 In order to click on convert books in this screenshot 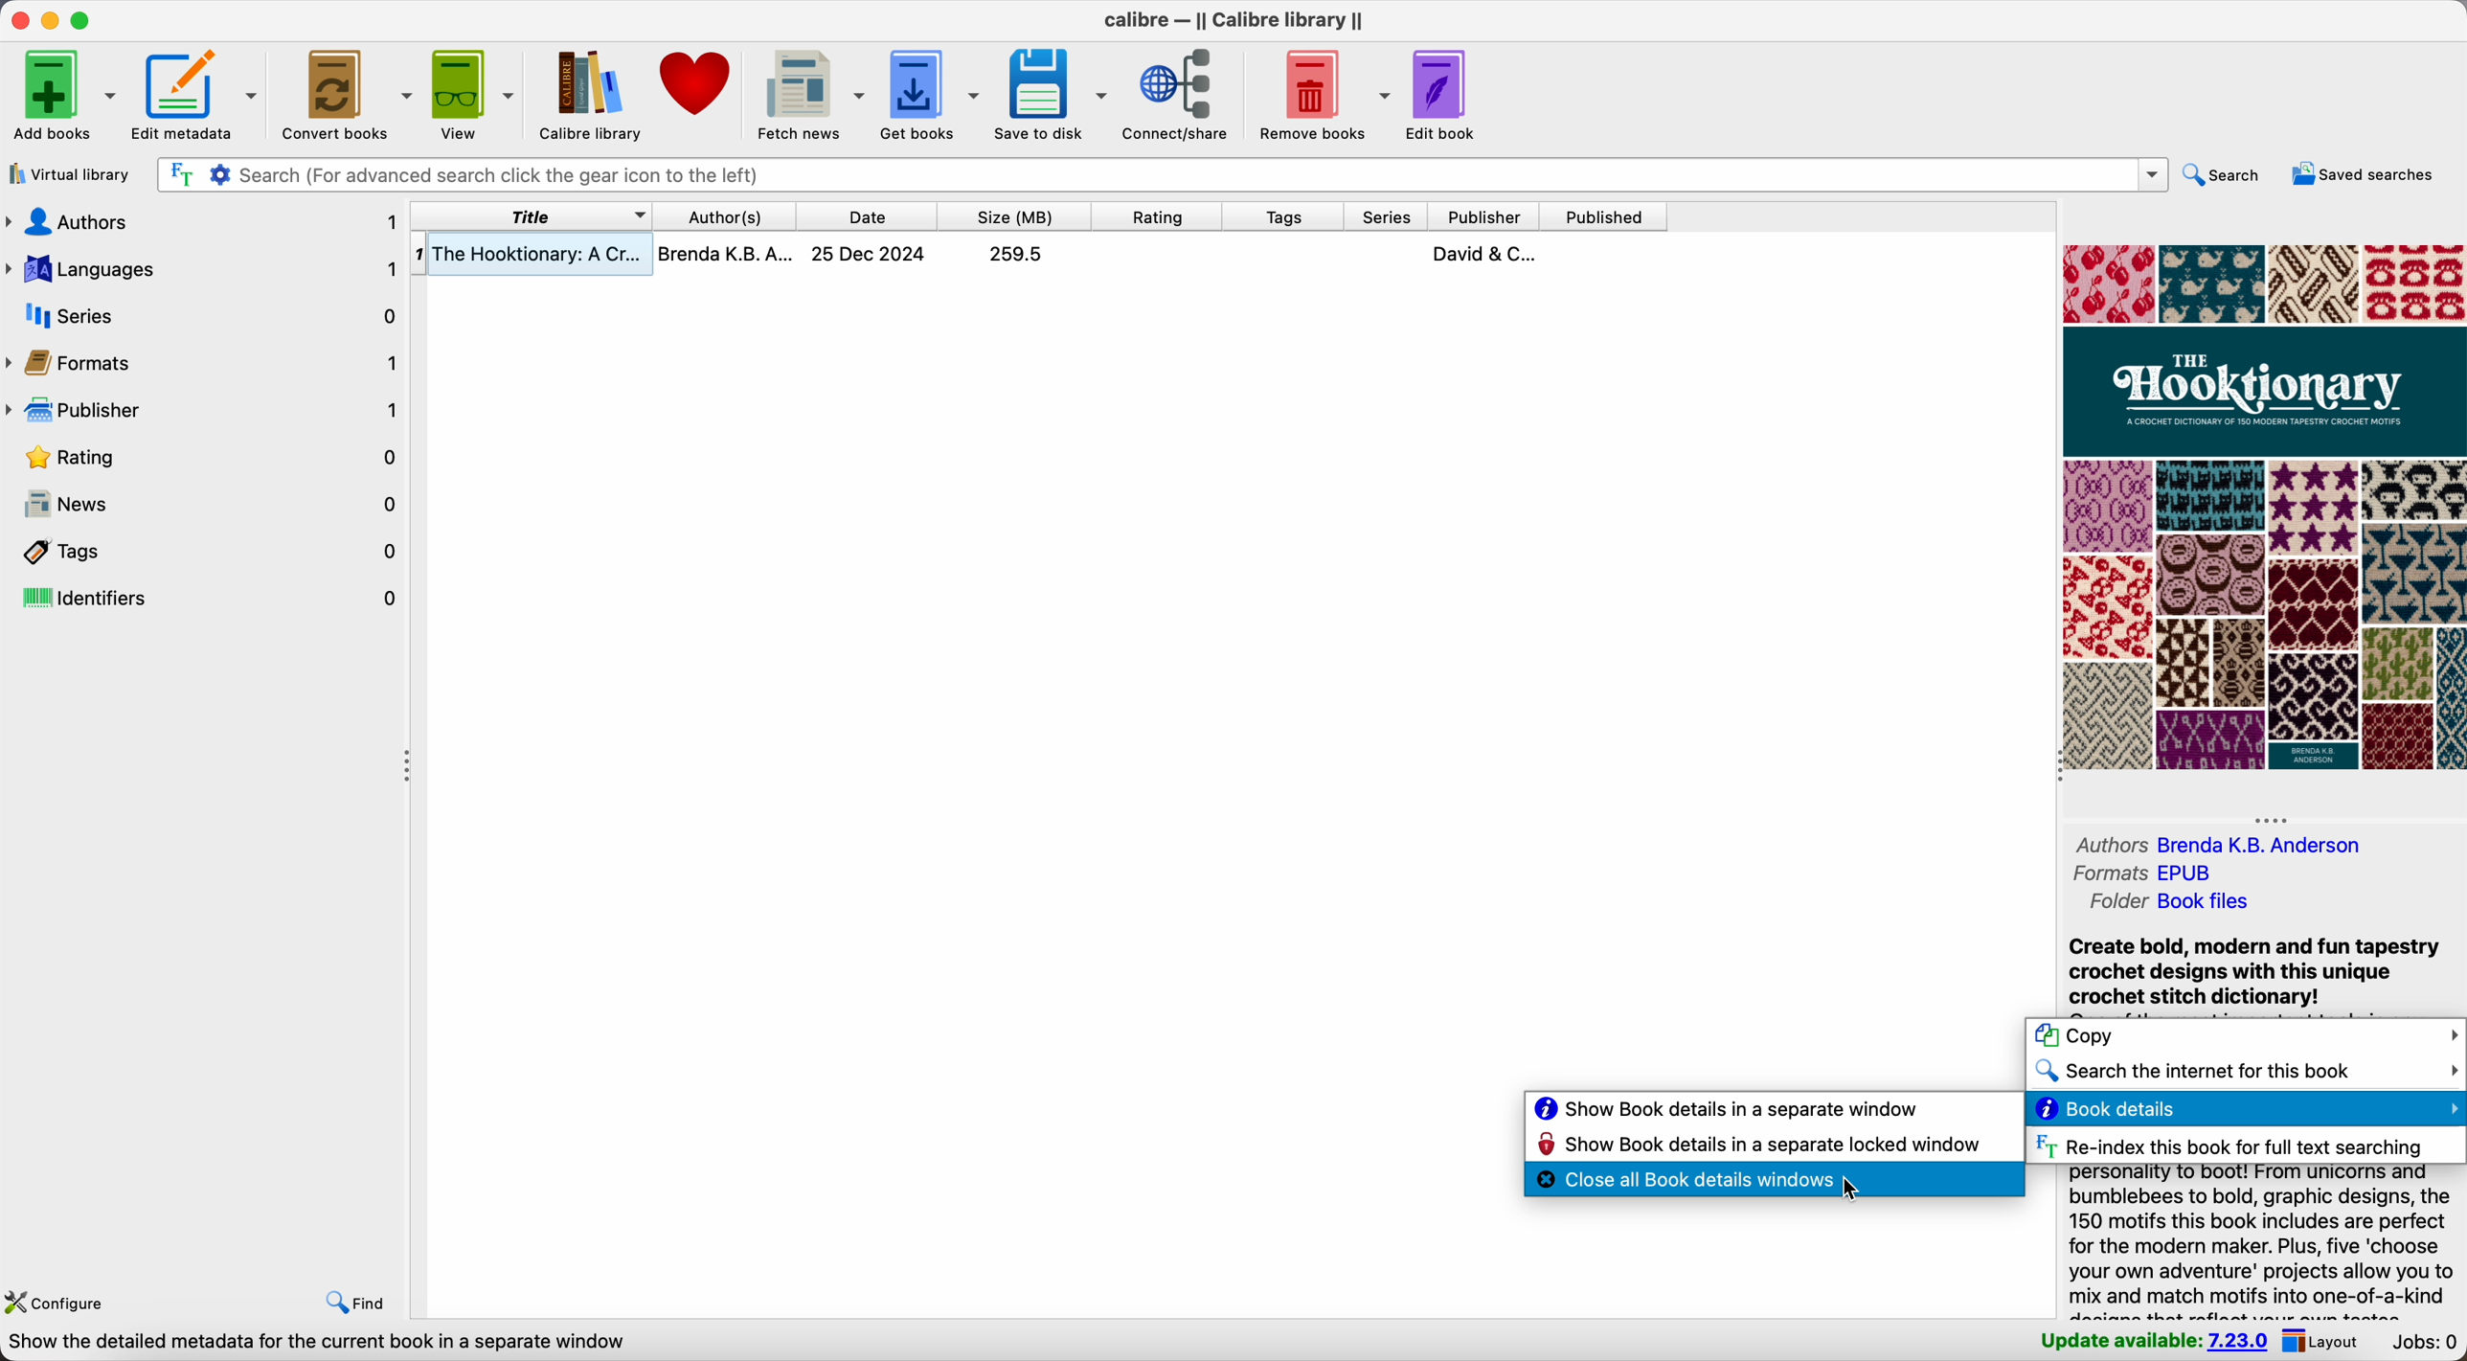, I will do `click(343, 93)`.